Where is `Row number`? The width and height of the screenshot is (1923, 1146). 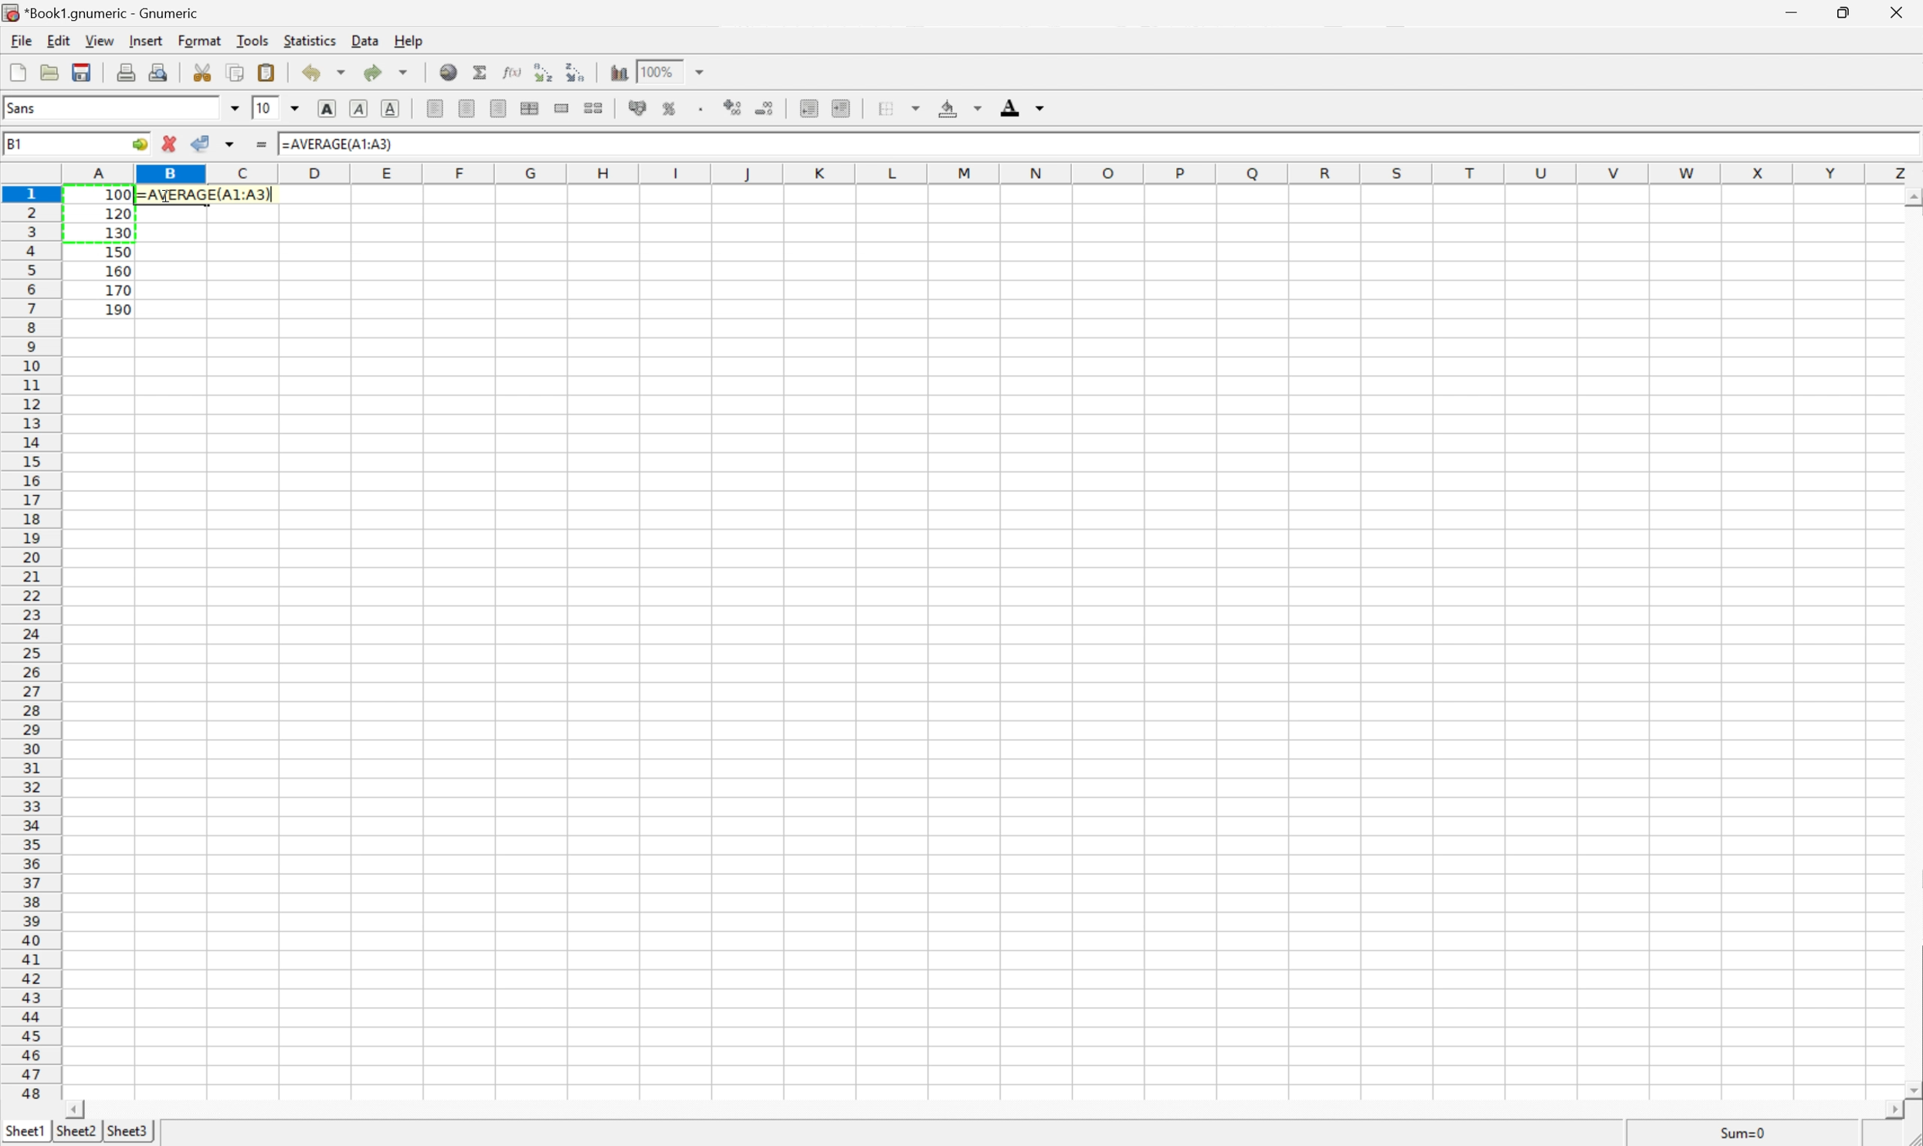
Row number is located at coordinates (30, 643).